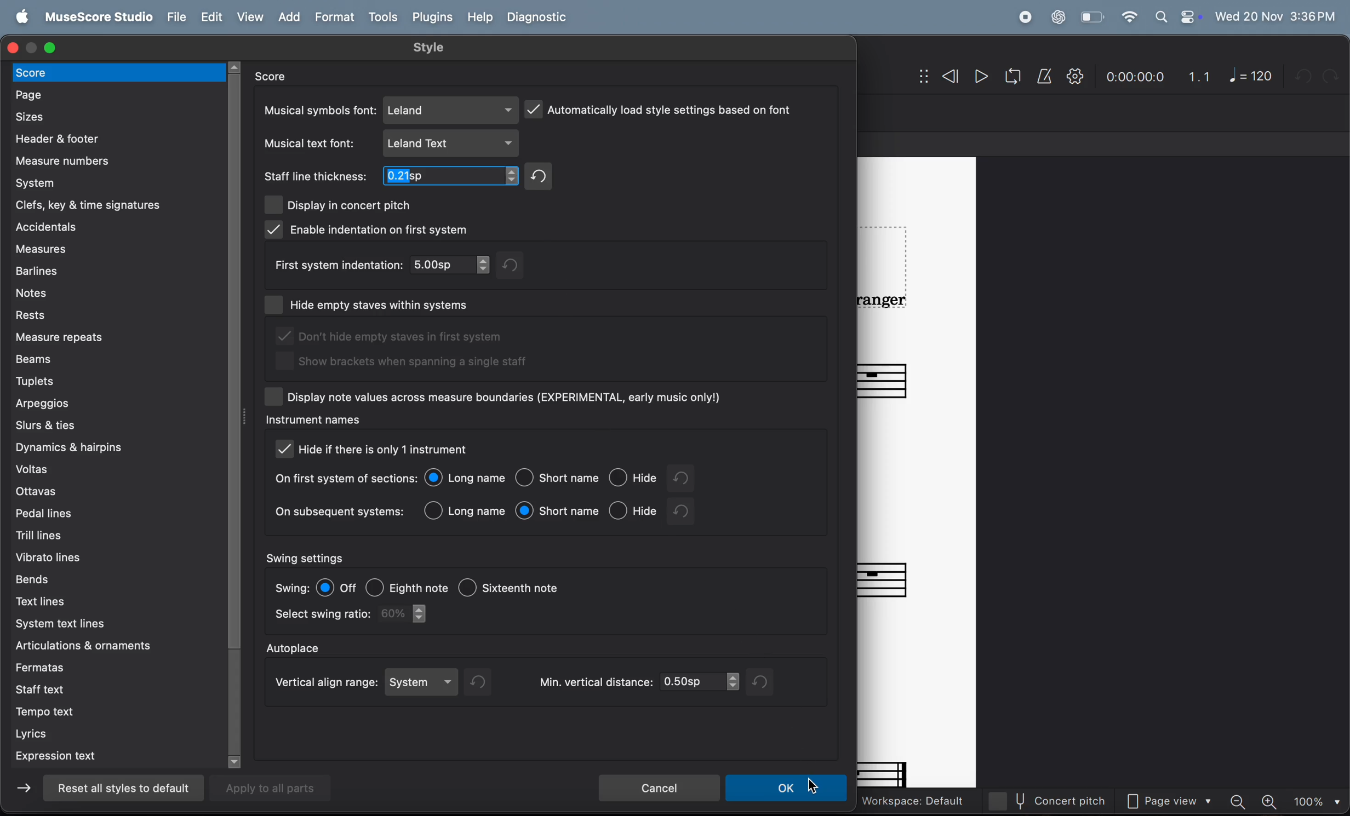 The height and width of the screenshot is (816, 1350). What do you see at coordinates (432, 17) in the screenshot?
I see `plugins` at bounding box center [432, 17].